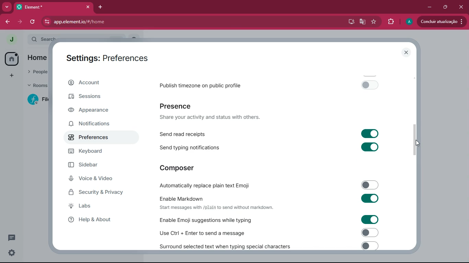  I want to click on use ctrl enter, so click(266, 232).